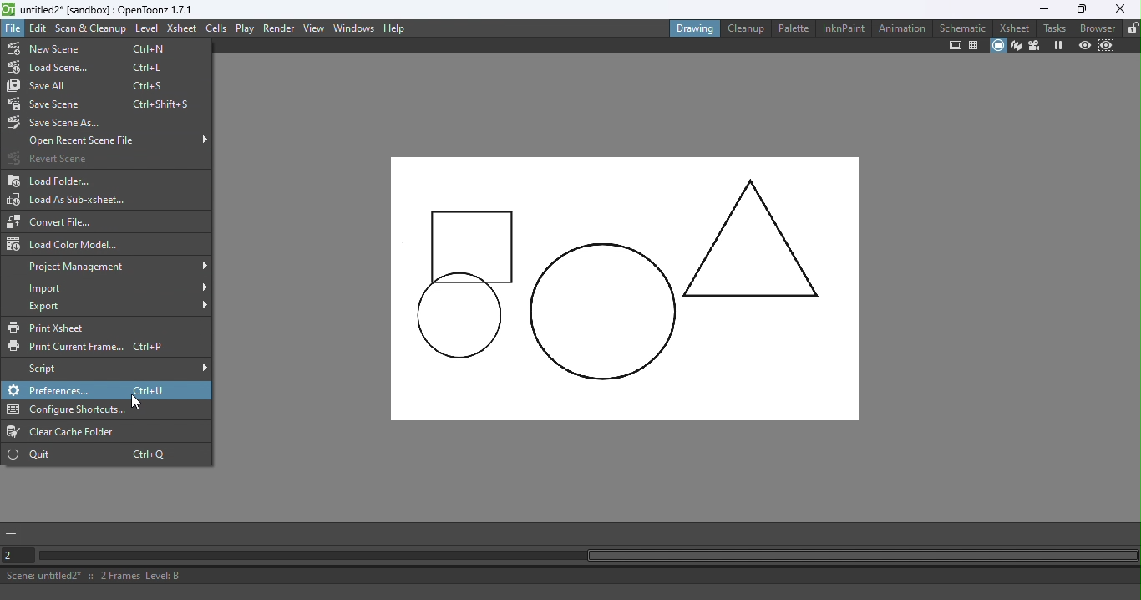  Describe the element at coordinates (1123, 10) in the screenshot. I see `Close` at that location.